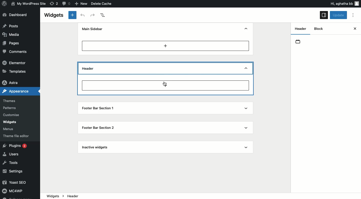 The height and width of the screenshot is (199, 361). Describe the element at coordinates (9, 129) in the screenshot. I see `Menus` at that location.